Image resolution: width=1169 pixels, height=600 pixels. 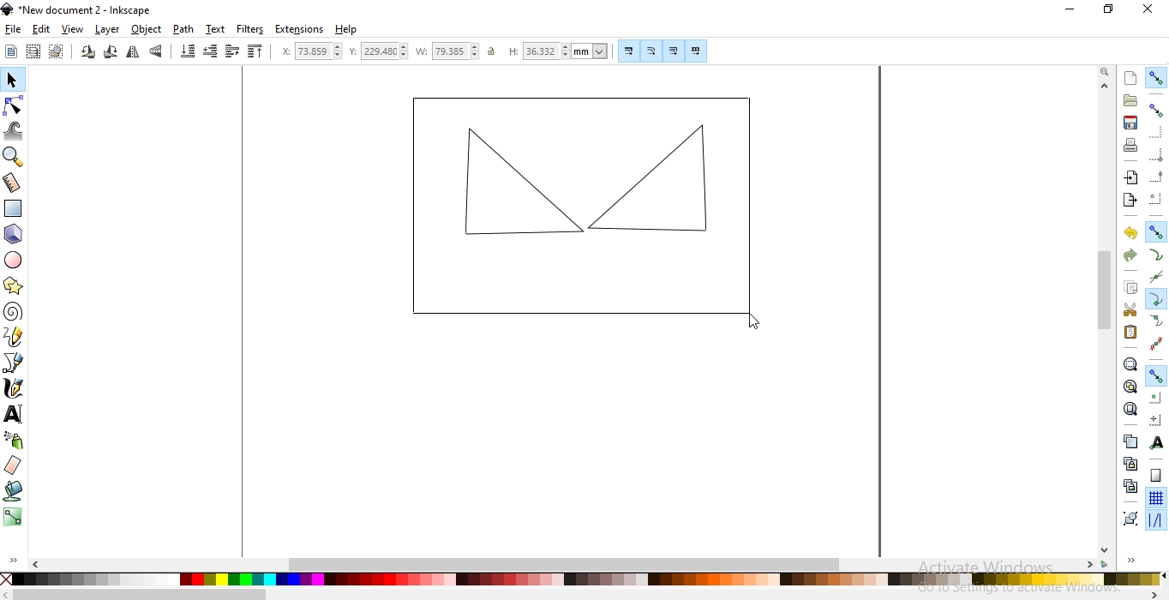 I want to click on lower selection to bottom, so click(x=187, y=53).